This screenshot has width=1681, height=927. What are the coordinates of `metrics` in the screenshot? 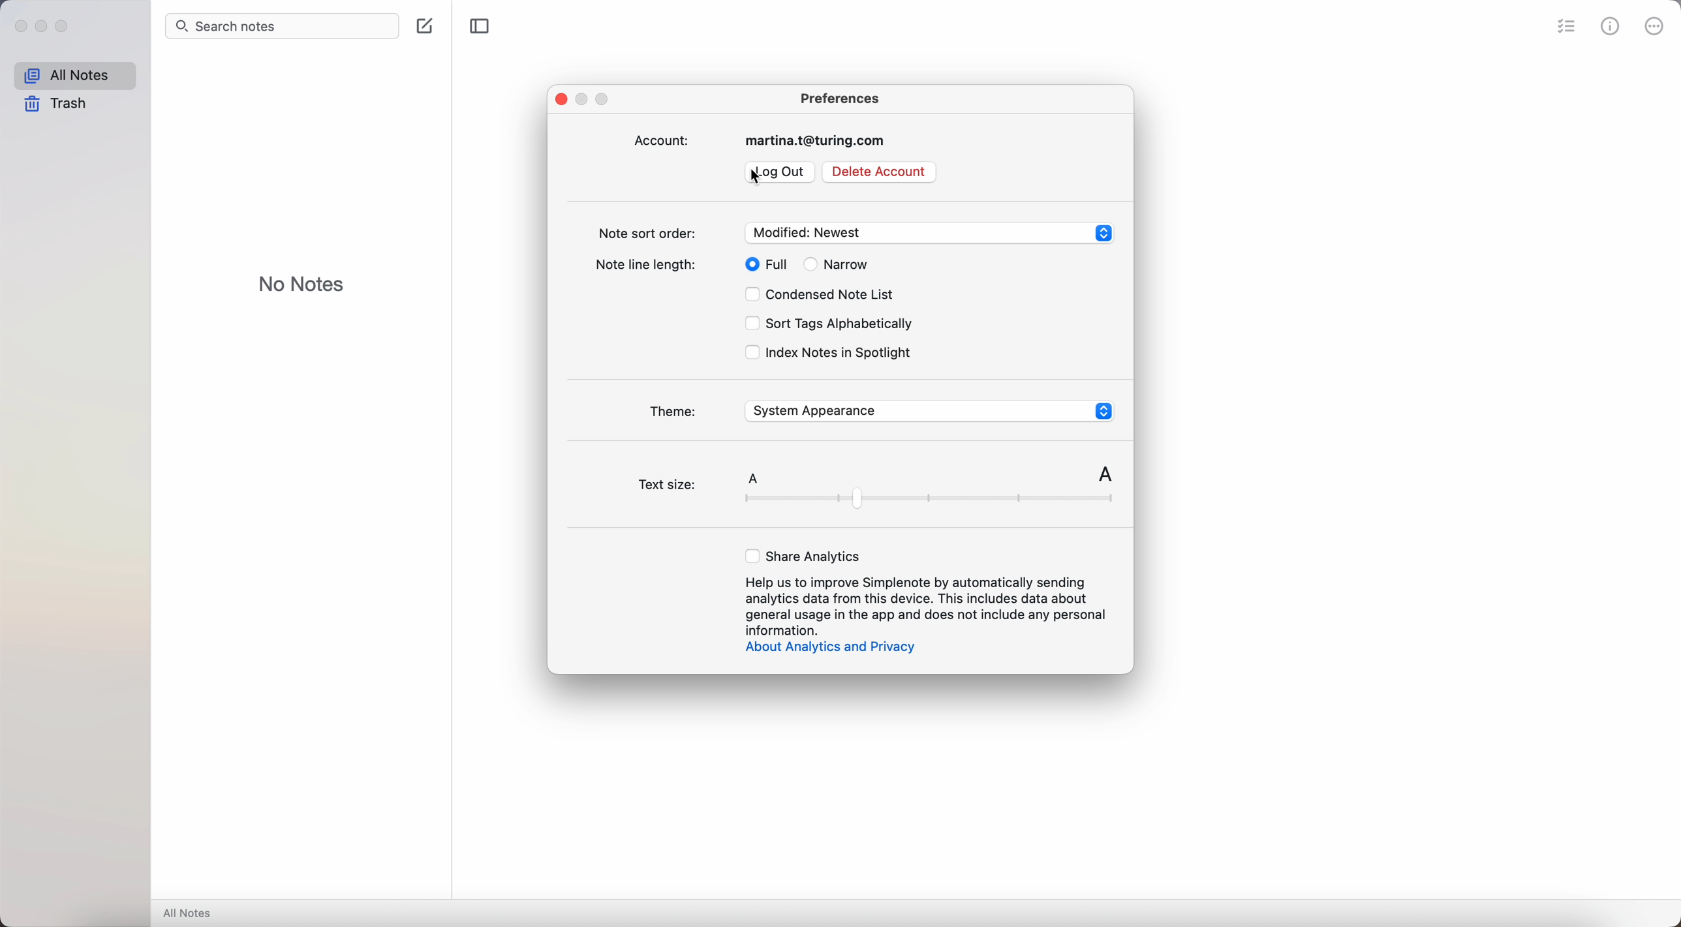 It's located at (1612, 25).